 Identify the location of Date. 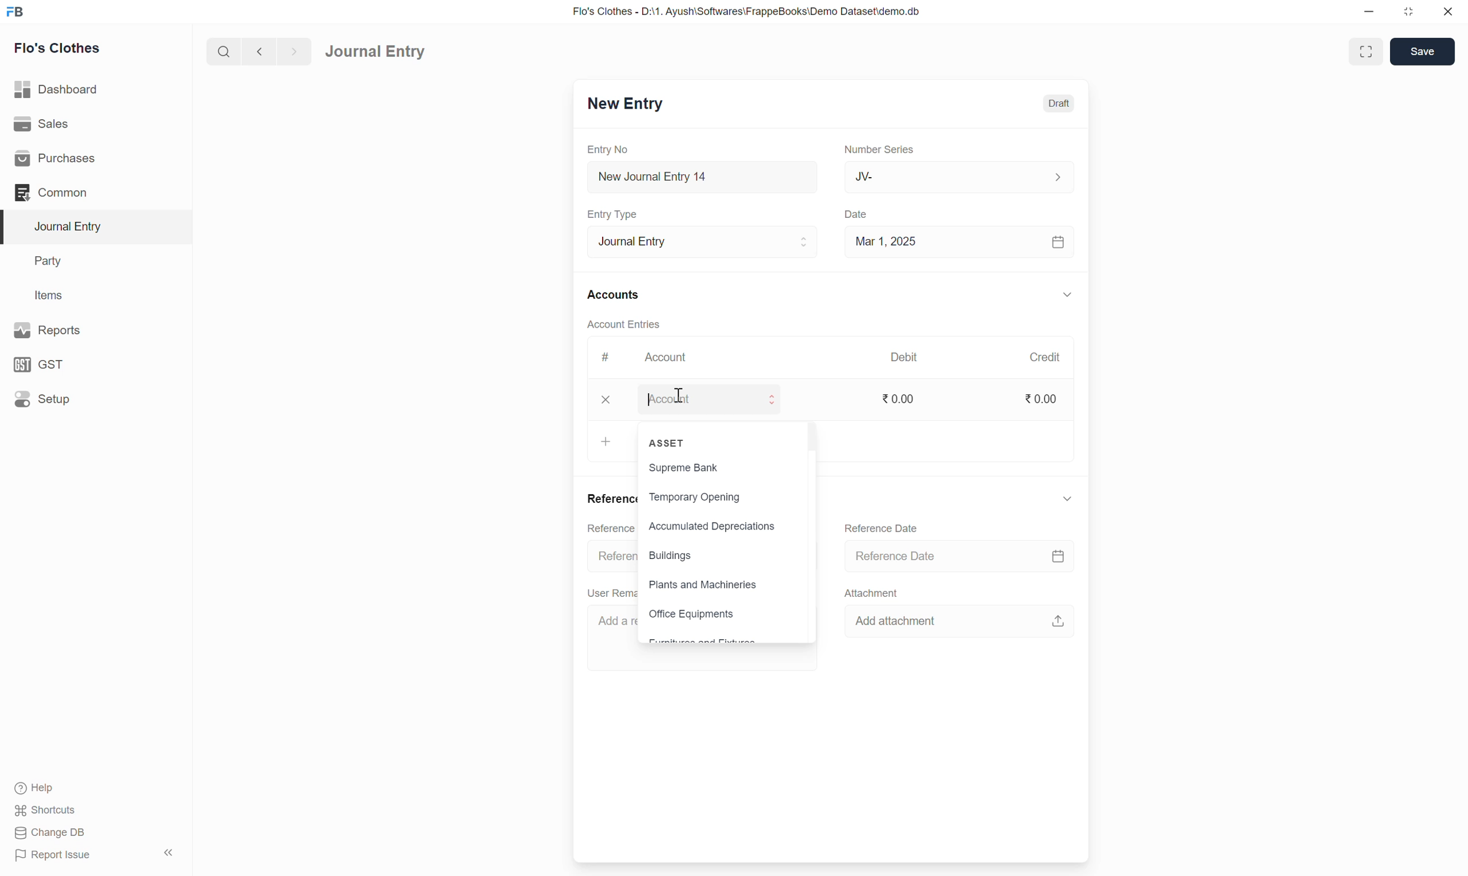
(859, 215).